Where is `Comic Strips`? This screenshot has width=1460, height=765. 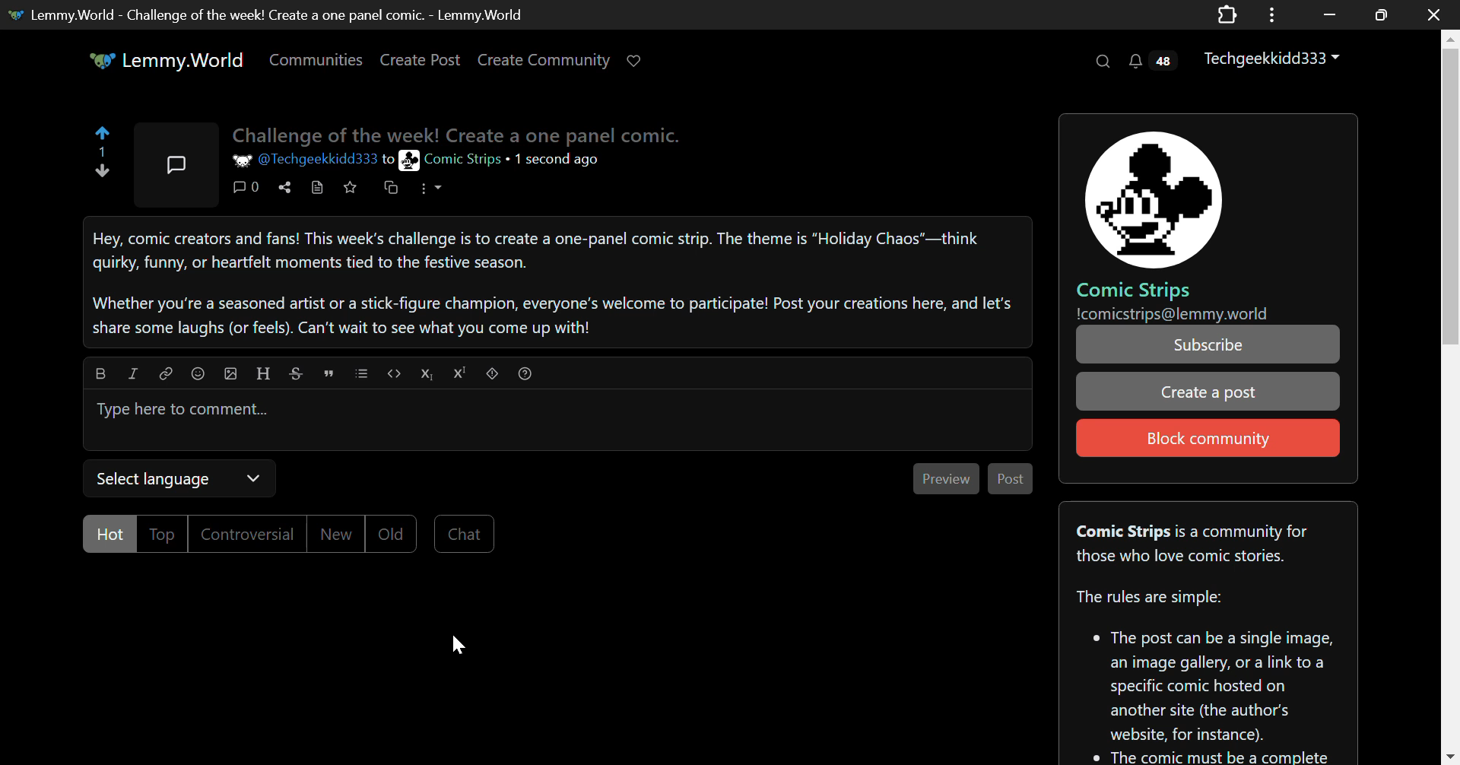
Comic Strips is located at coordinates (1136, 290).